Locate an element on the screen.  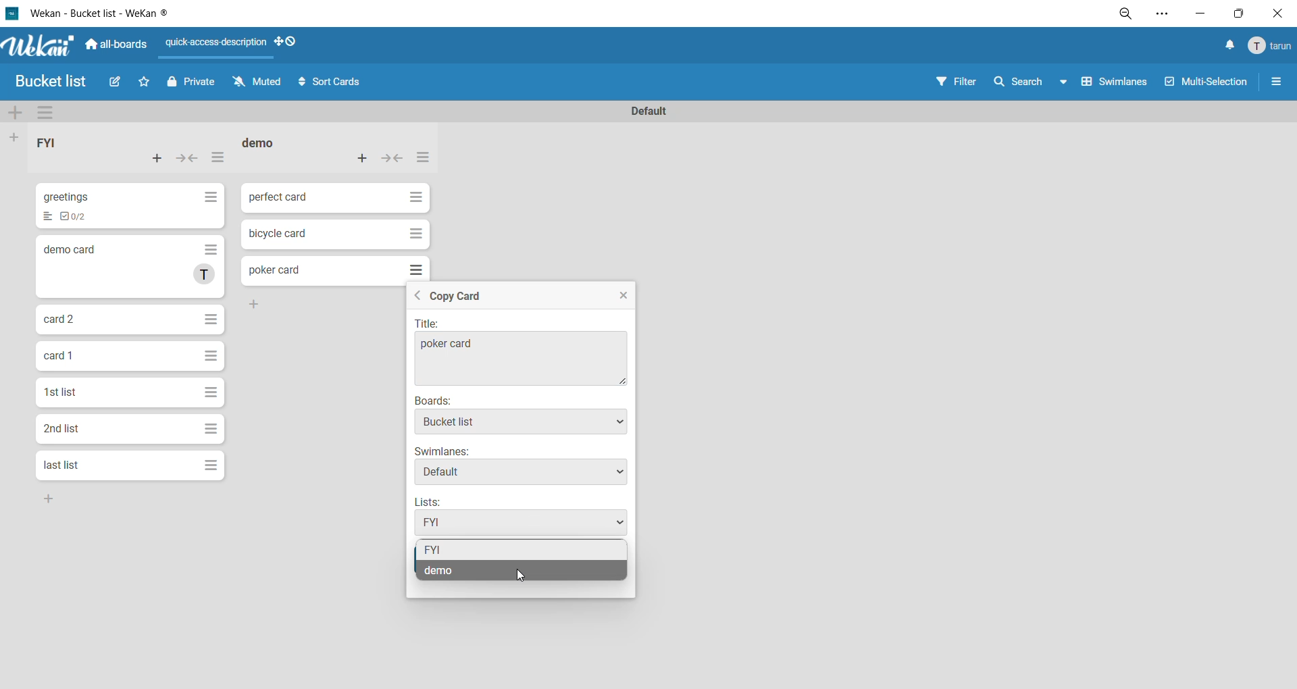
demo is located at coordinates (446, 568).